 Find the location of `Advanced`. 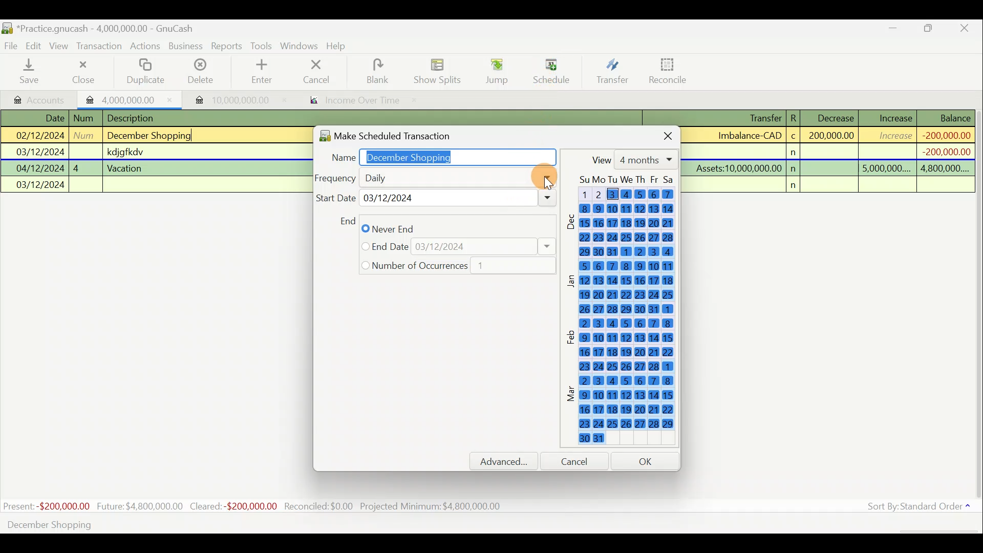

Advanced is located at coordinates (508, 461).